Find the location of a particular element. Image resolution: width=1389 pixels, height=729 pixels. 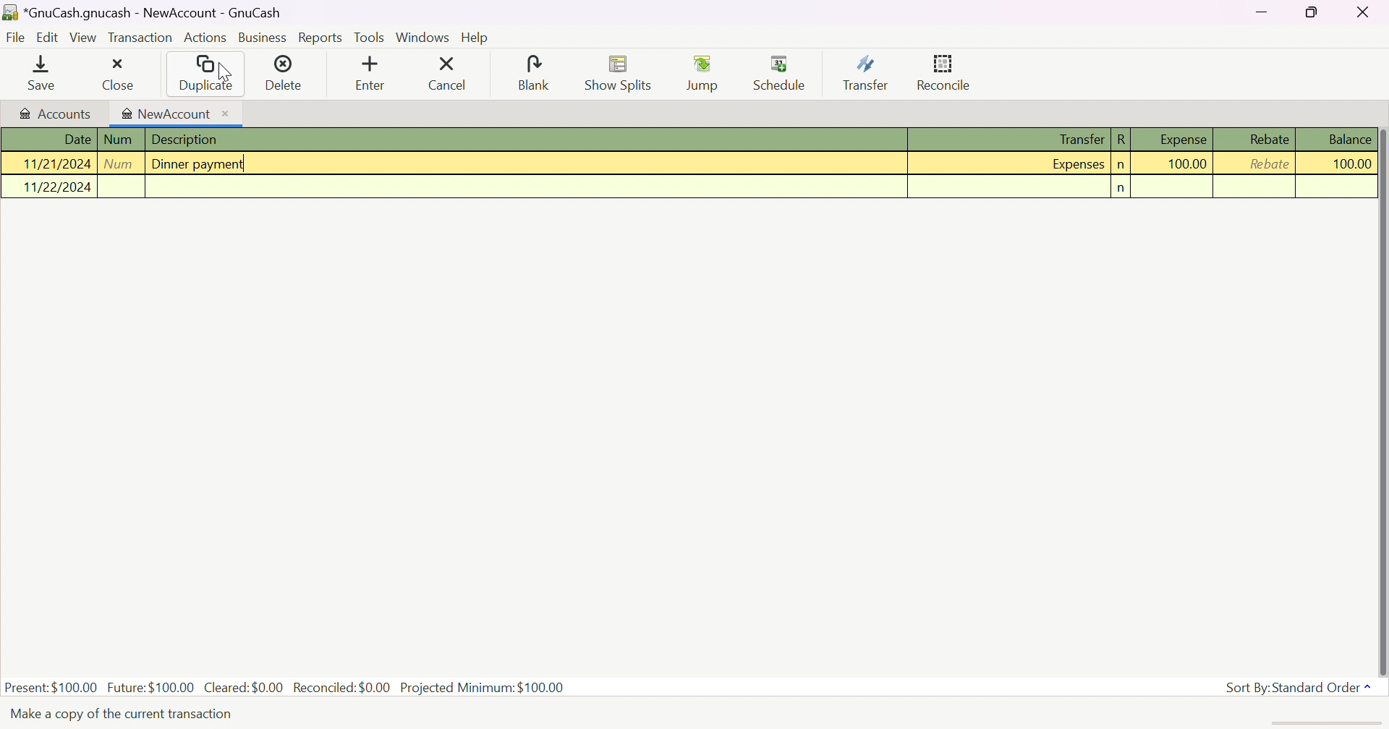

Transfer is located at coordinates (1071, 139).